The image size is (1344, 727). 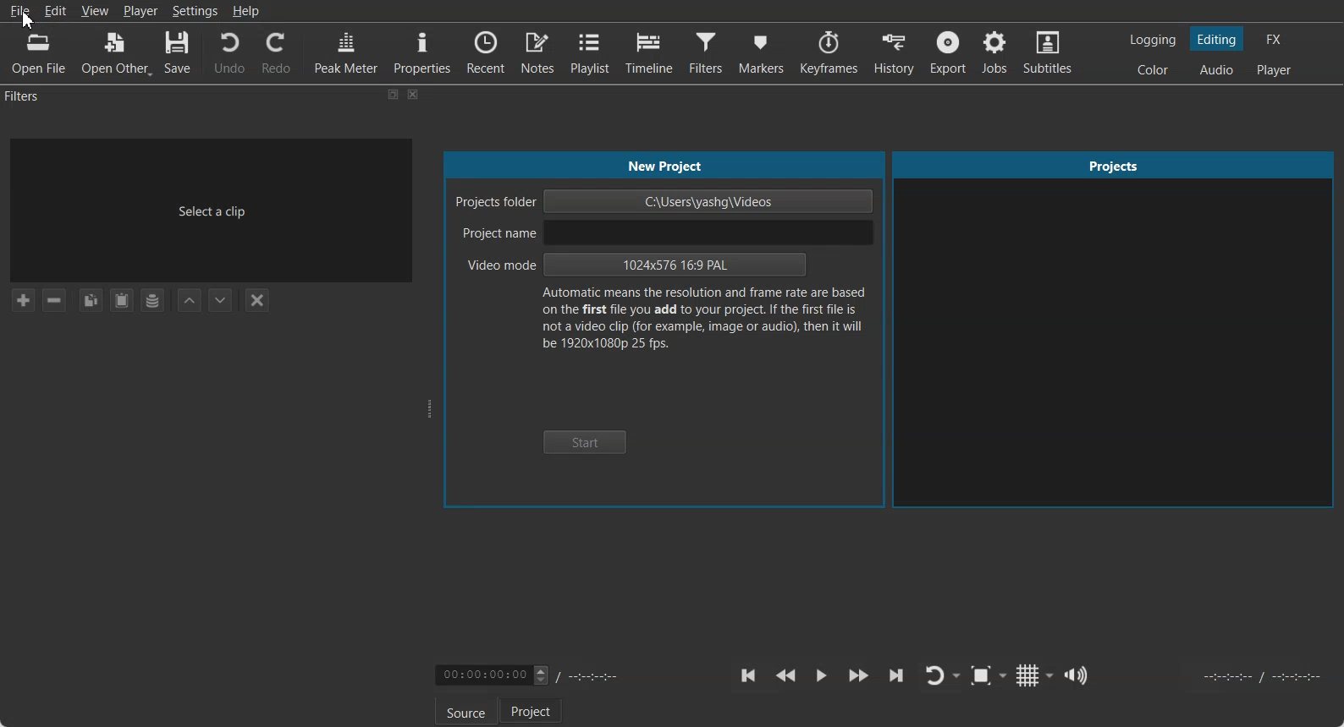 What do you see at coordinates (1115, 331) in the screenshot?
I see `Project Preview` at bounding box center [1115, 331].